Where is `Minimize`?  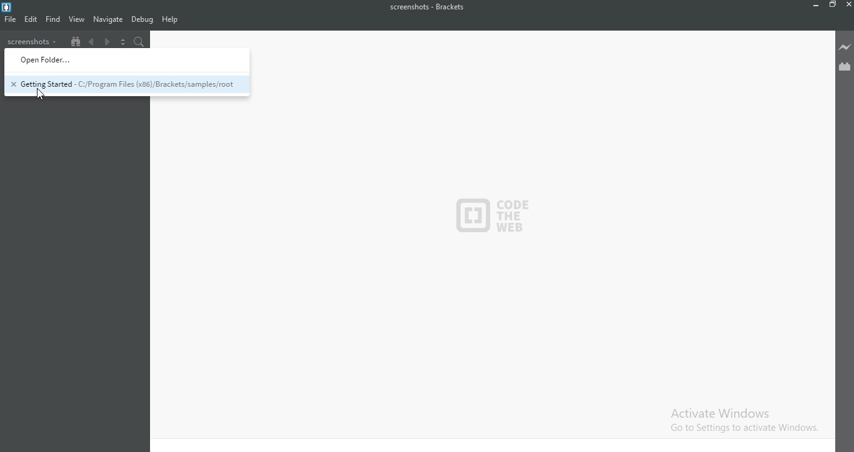 Minimize is located at coordinates (815, 5).